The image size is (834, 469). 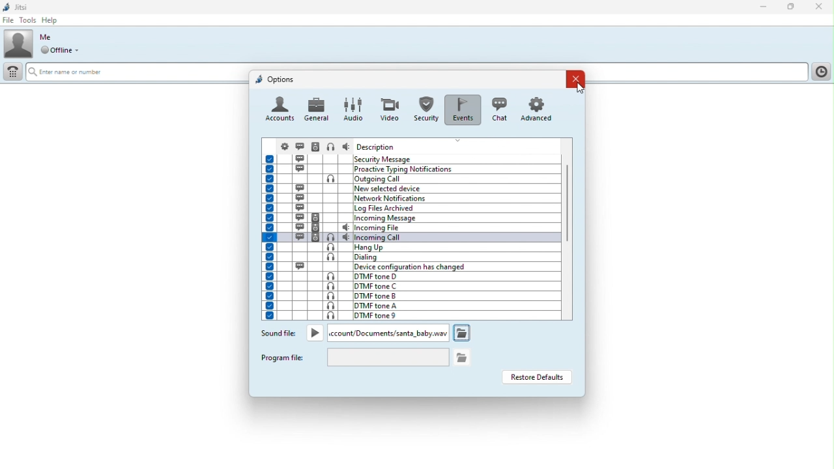 I want to click on outgoing call, so click(x=410, y=178).